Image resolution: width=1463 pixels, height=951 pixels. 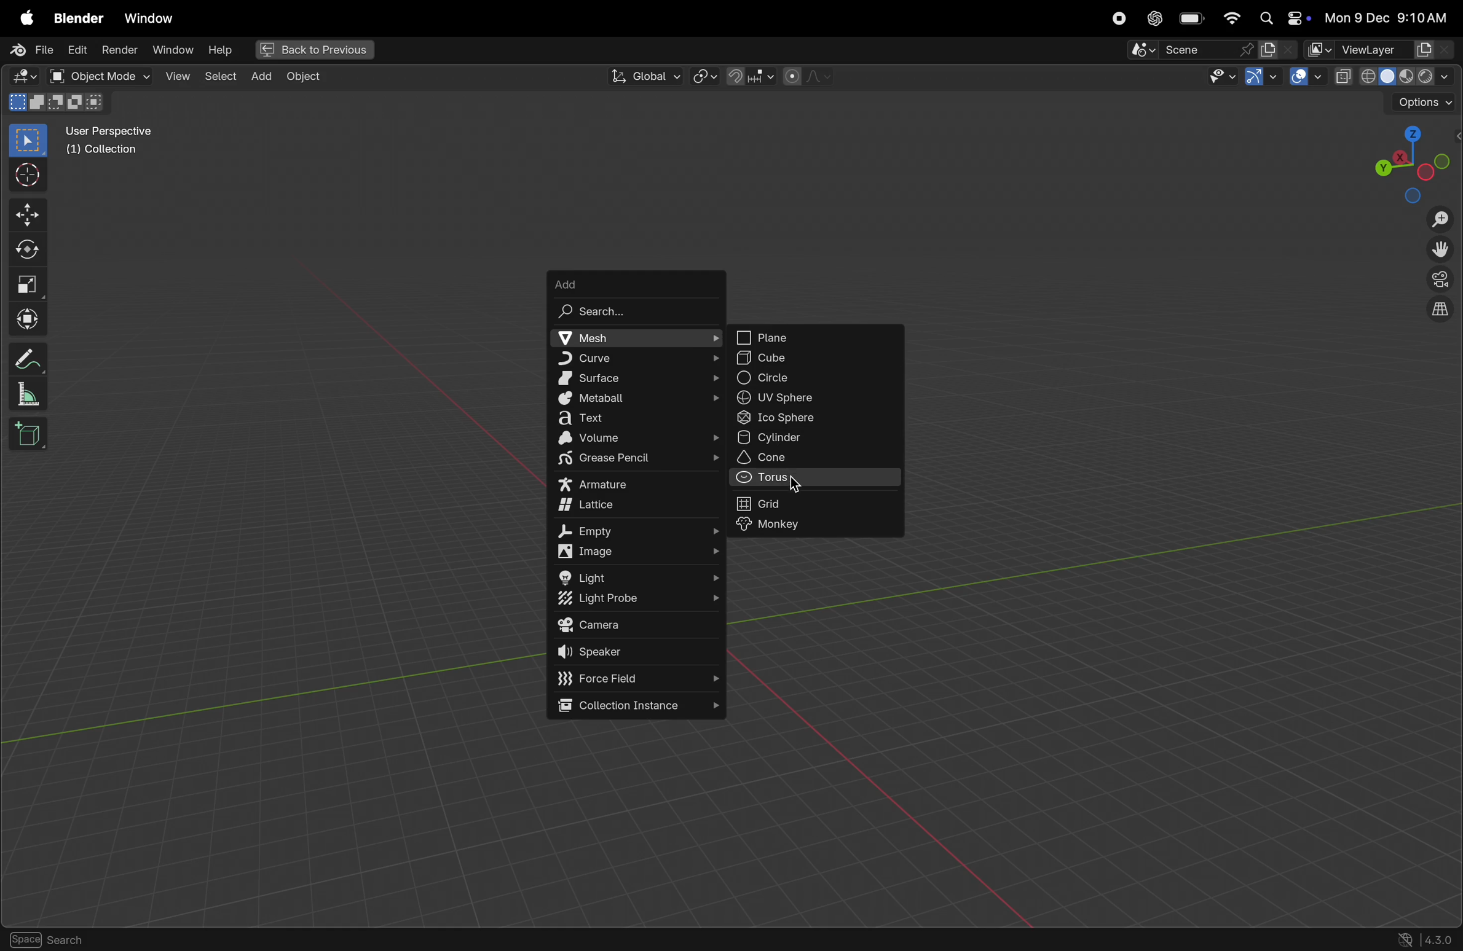 I want to click on text, so click(x=639, y=419).